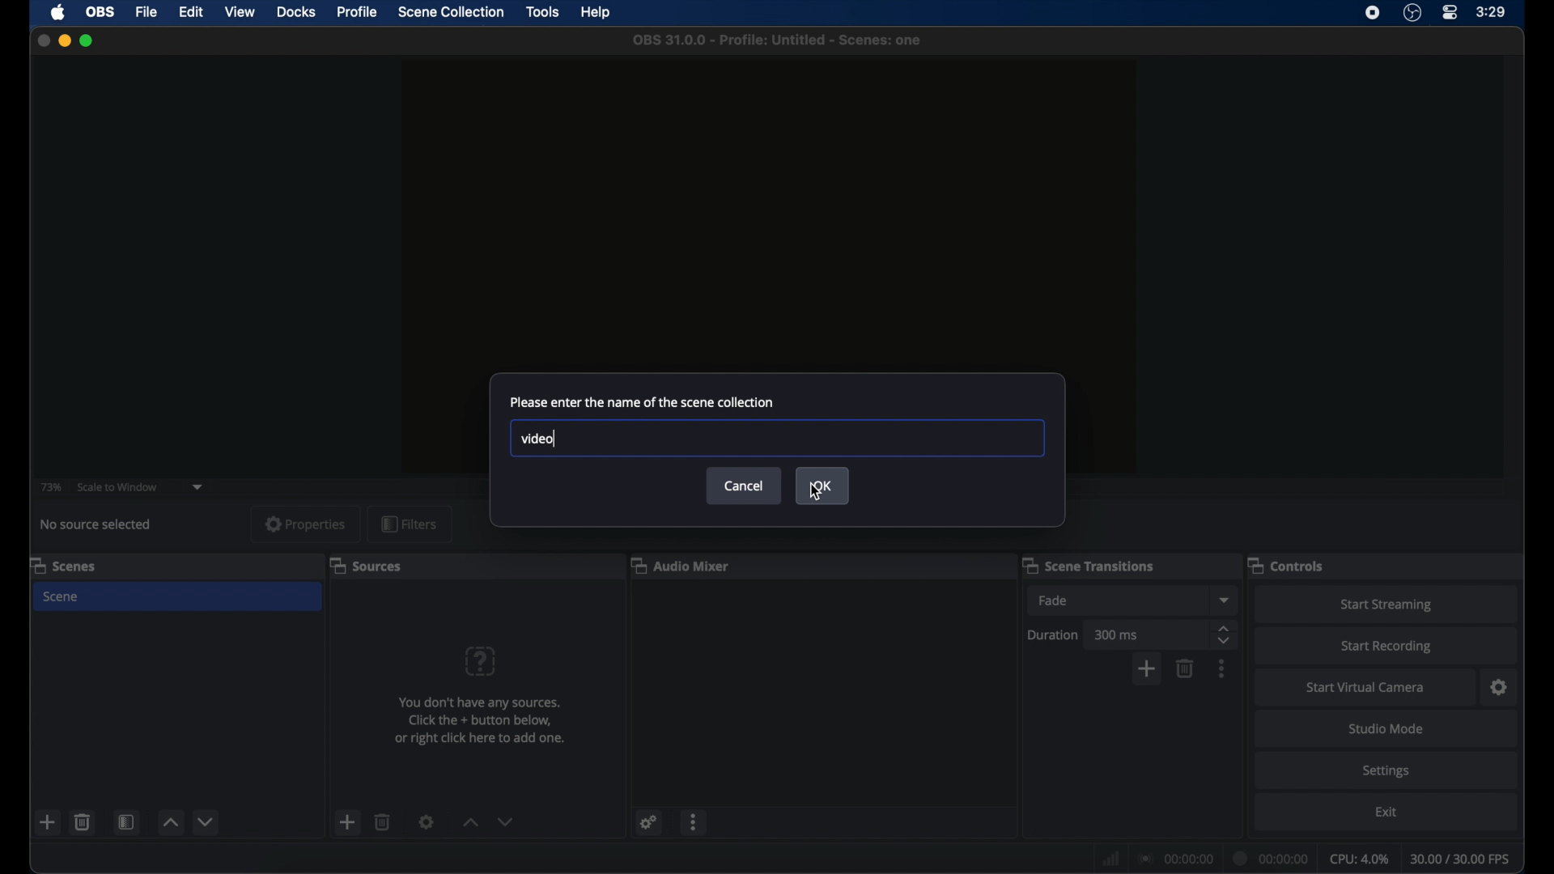  I want to click on time, so click(1492, 11).